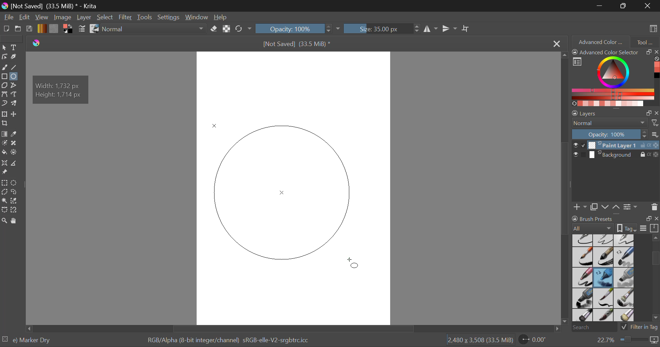 Image resolution: width=660 pixels, height=347 pixels. Describe the element at coordinates (615, 77) in the screenshot. I see `Advanced Color Selector` at that location.